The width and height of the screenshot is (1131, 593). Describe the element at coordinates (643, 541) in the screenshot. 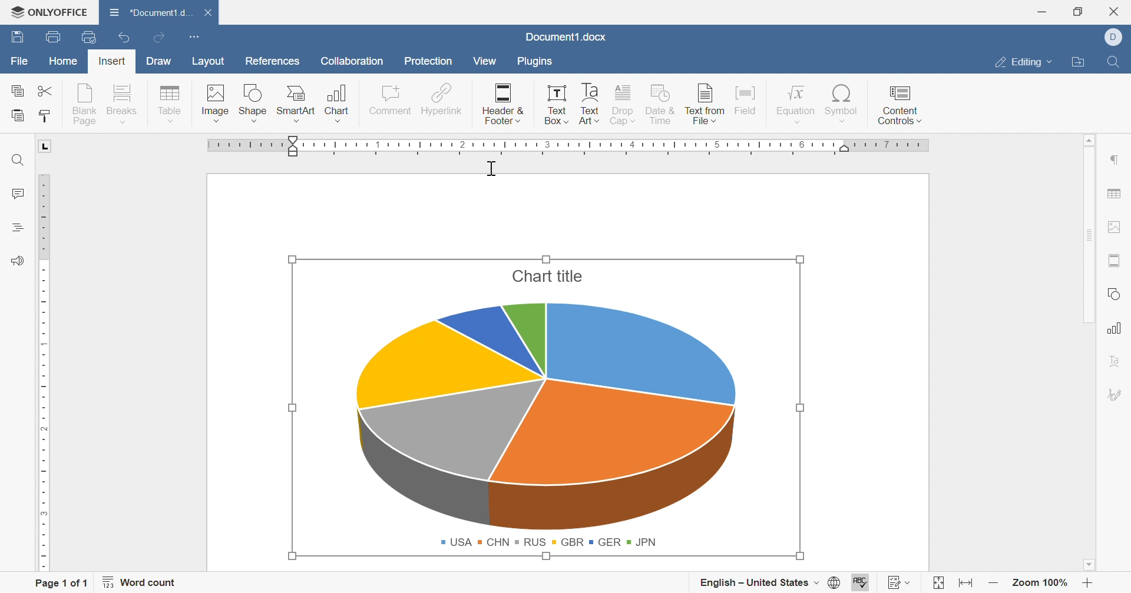

I see `JPN` at that location.